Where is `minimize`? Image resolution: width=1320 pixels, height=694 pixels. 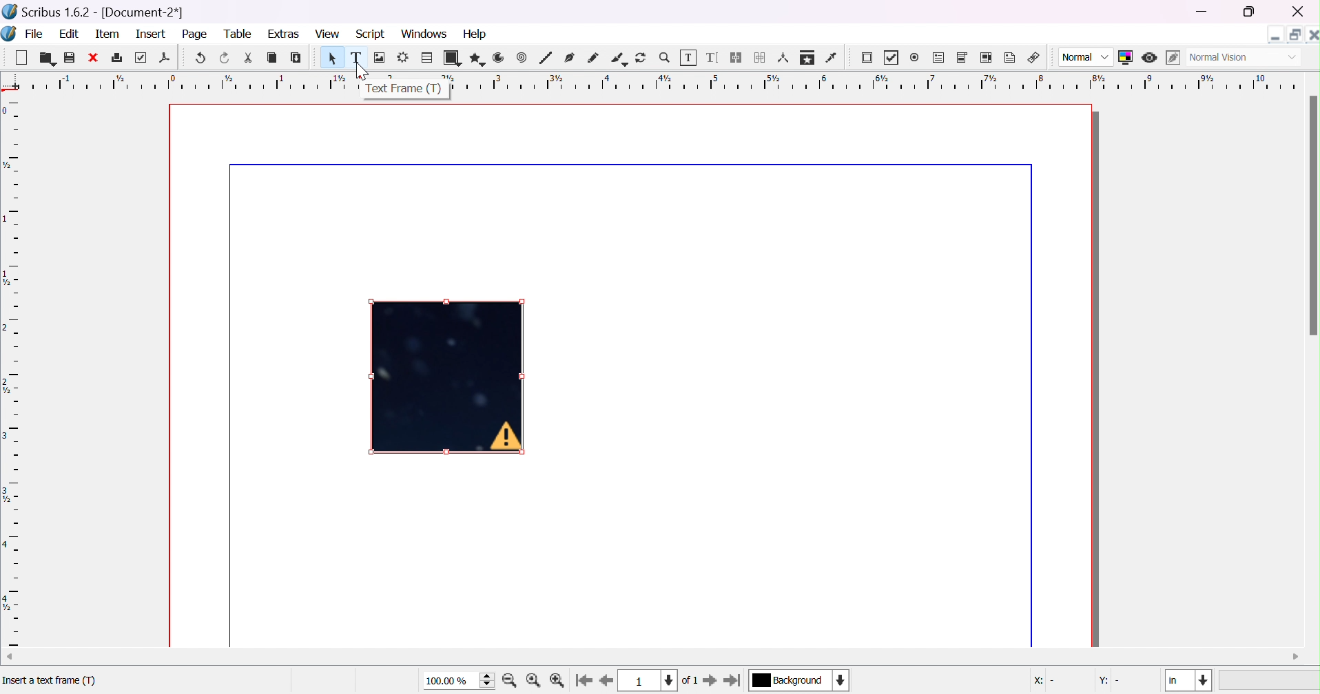
minimize is located at coordinates (1276, 34).